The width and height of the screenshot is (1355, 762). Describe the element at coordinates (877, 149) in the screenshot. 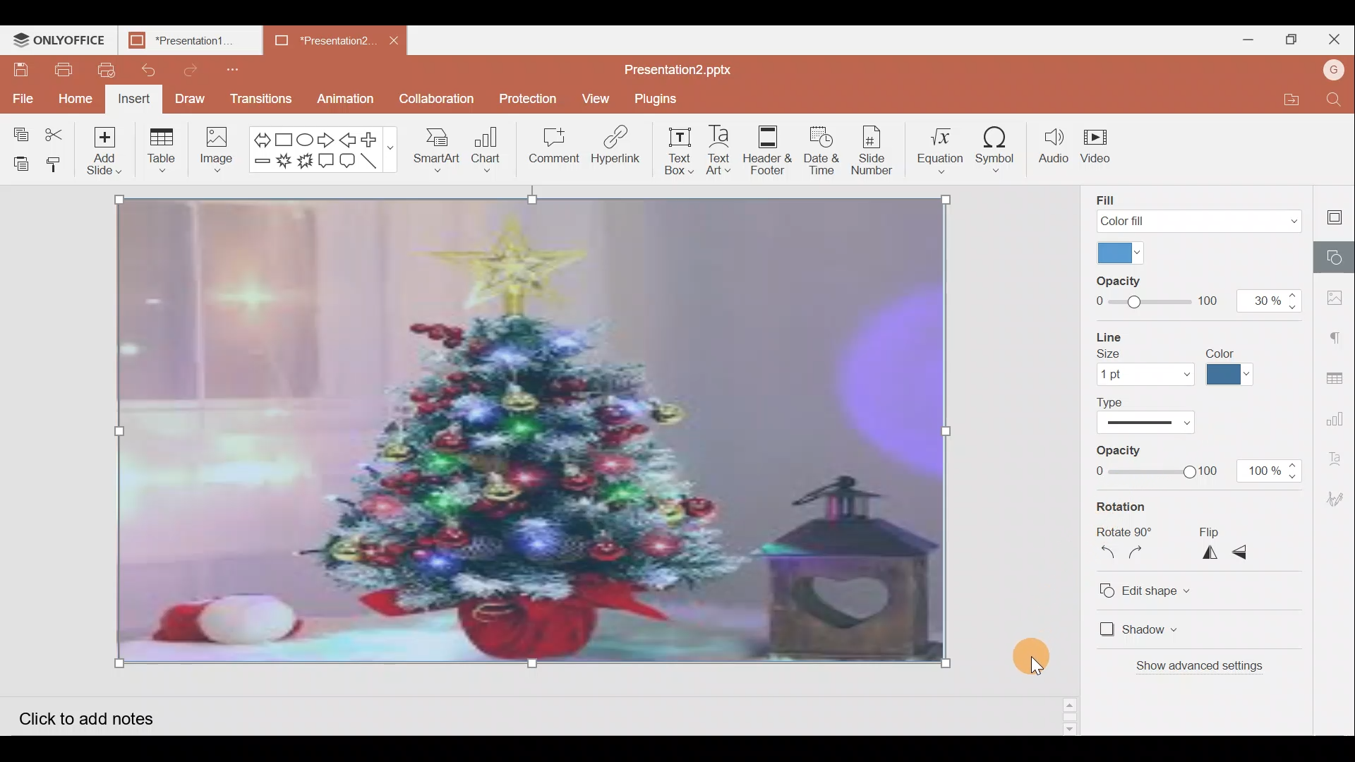

I see `Slide number` at that location.